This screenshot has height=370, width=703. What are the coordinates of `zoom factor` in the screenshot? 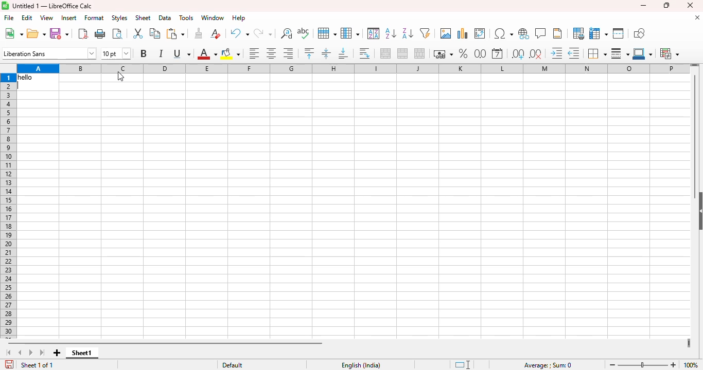 It's located at (691, 365).